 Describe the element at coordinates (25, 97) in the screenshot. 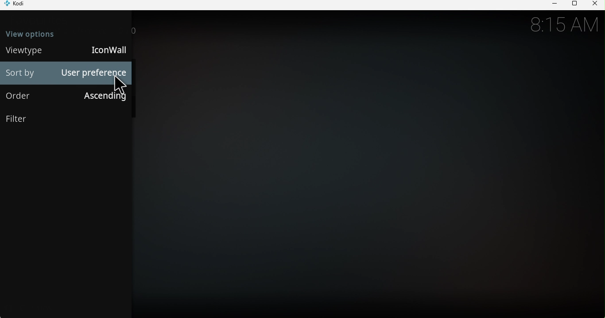

I see `Order` at that location.